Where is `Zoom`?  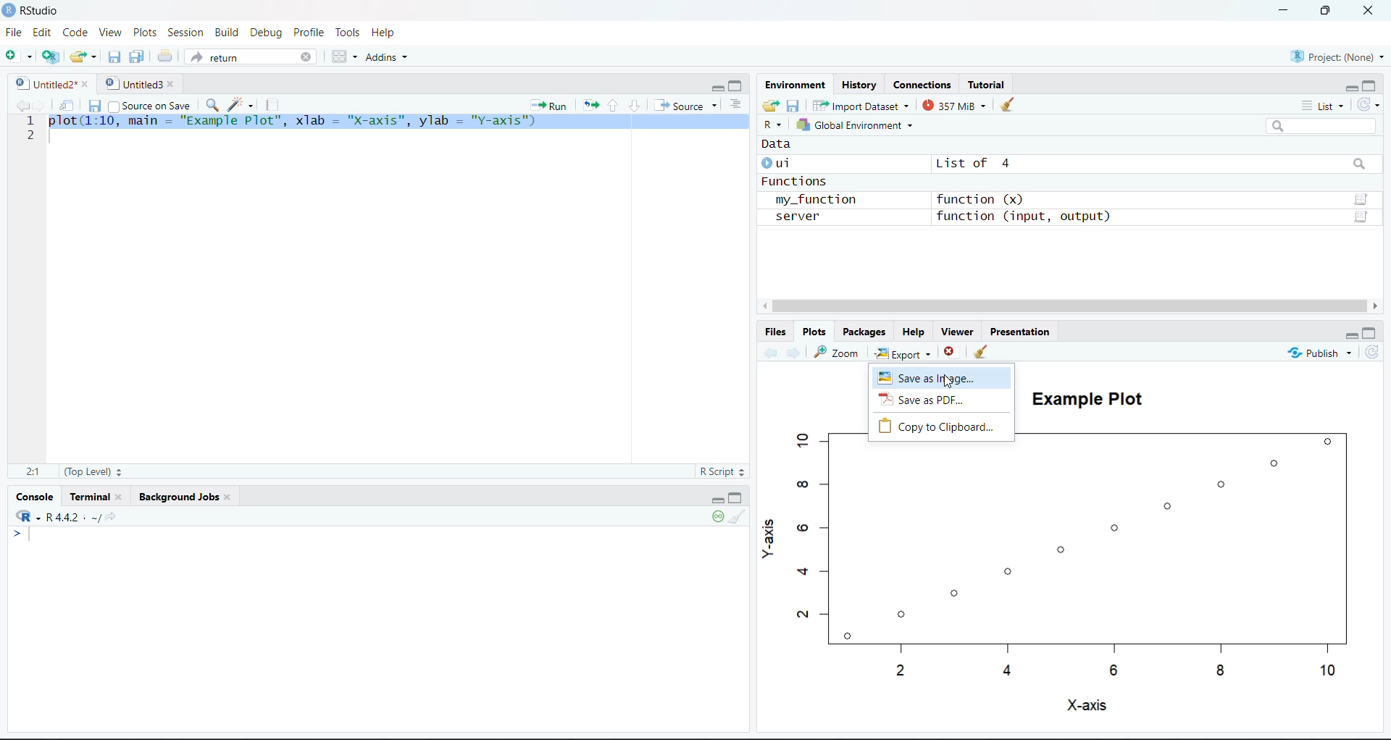
Zoom is located at coordinates (837, 351).